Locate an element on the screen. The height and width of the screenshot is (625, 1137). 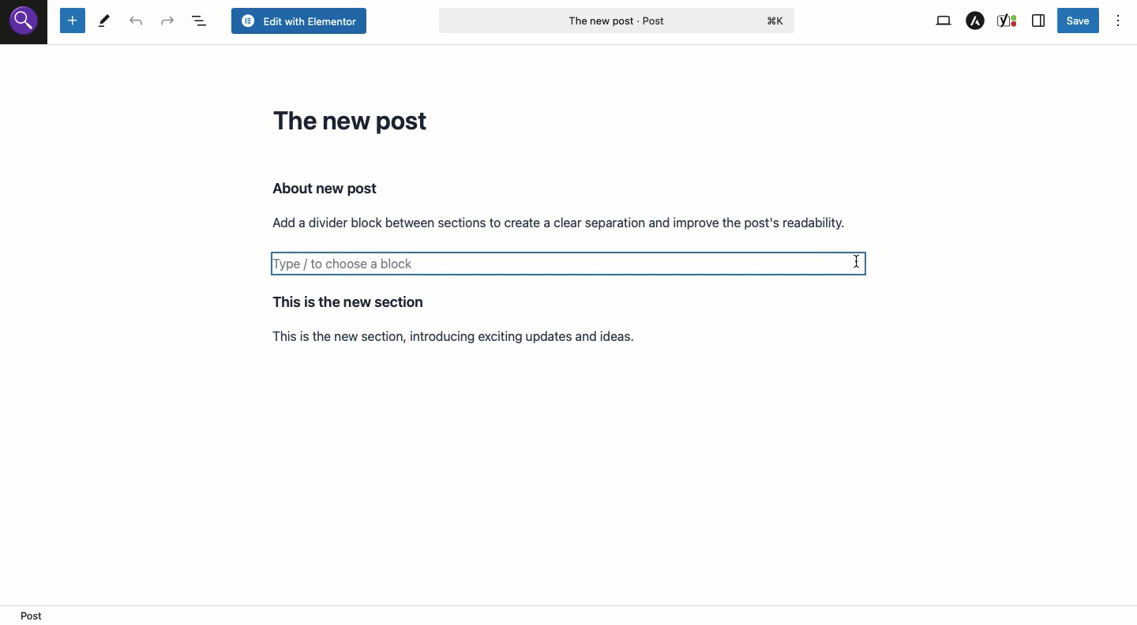
Headline is located at coordinates (355, 120).